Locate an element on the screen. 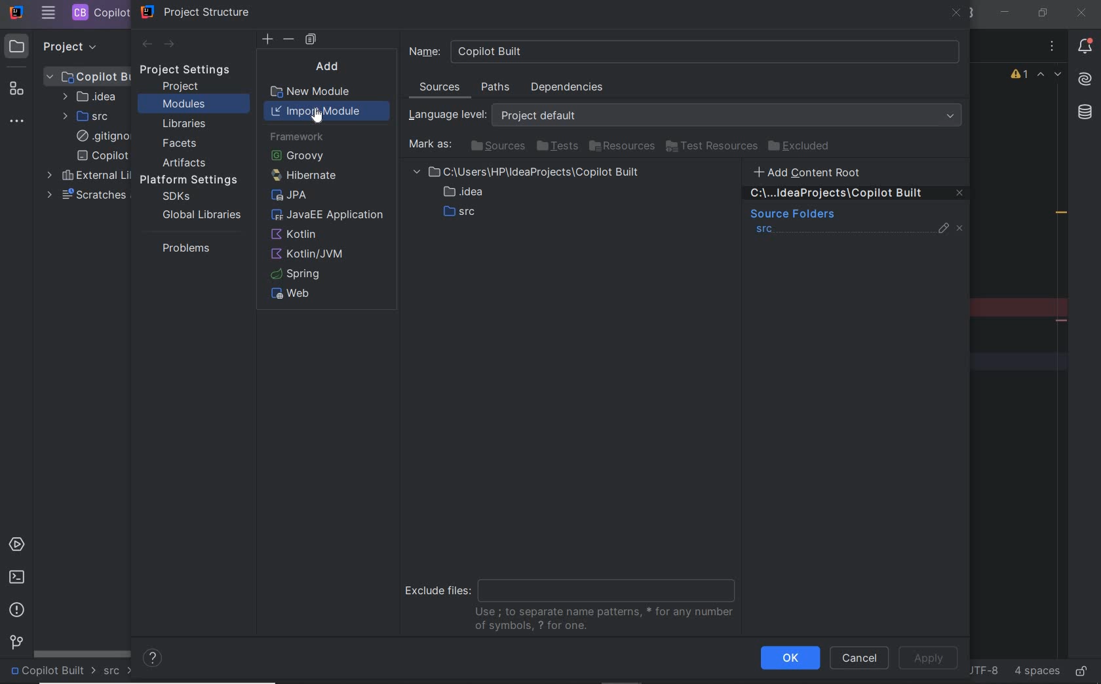 This screenshot has height=684, width=1101. cancel is located at coordinates (859, 659).